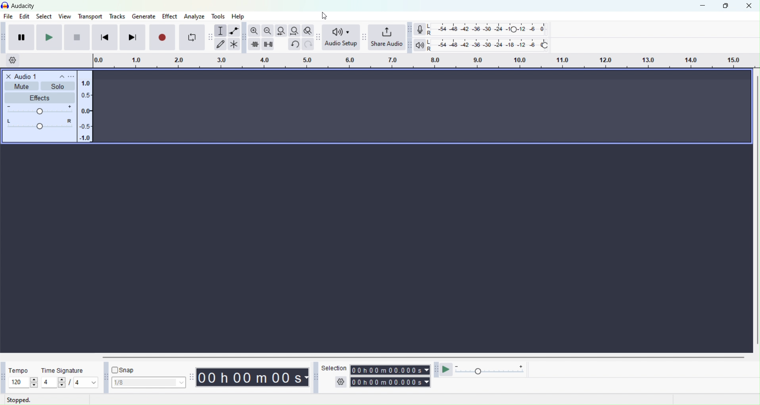 The image size is (760, 405). What do you see at coordinates (373, 251) in the screenshot?
I see `current screen` at bounding box center [373, 251].